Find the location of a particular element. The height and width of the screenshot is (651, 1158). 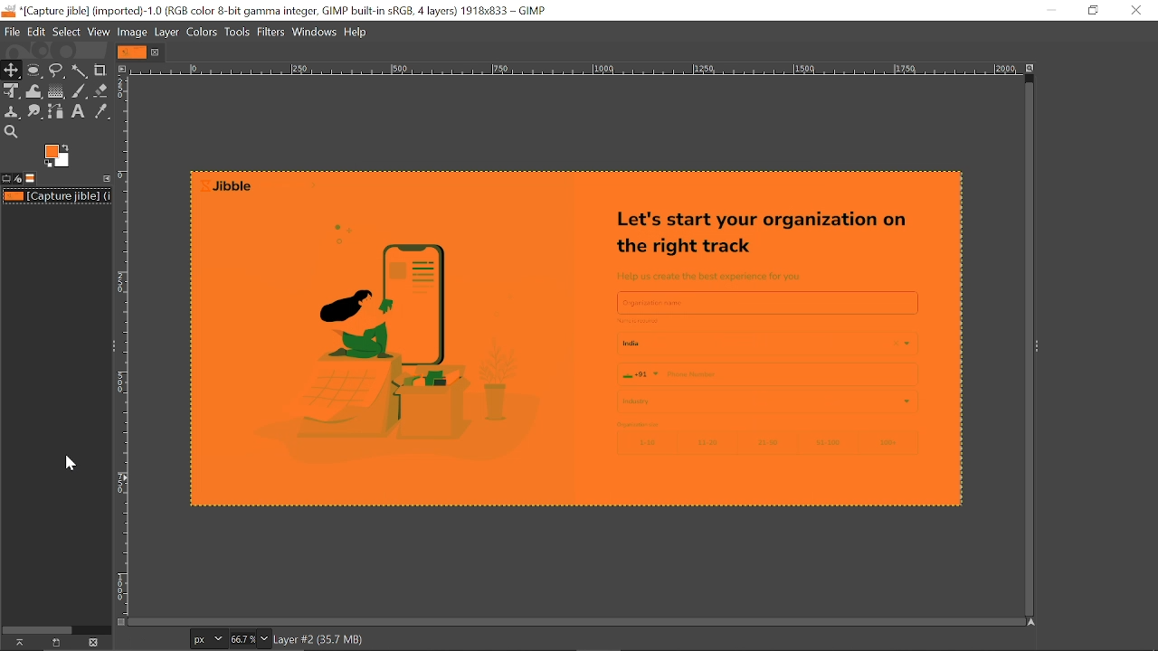

Smudge tool is located at coordinates (36, 112).